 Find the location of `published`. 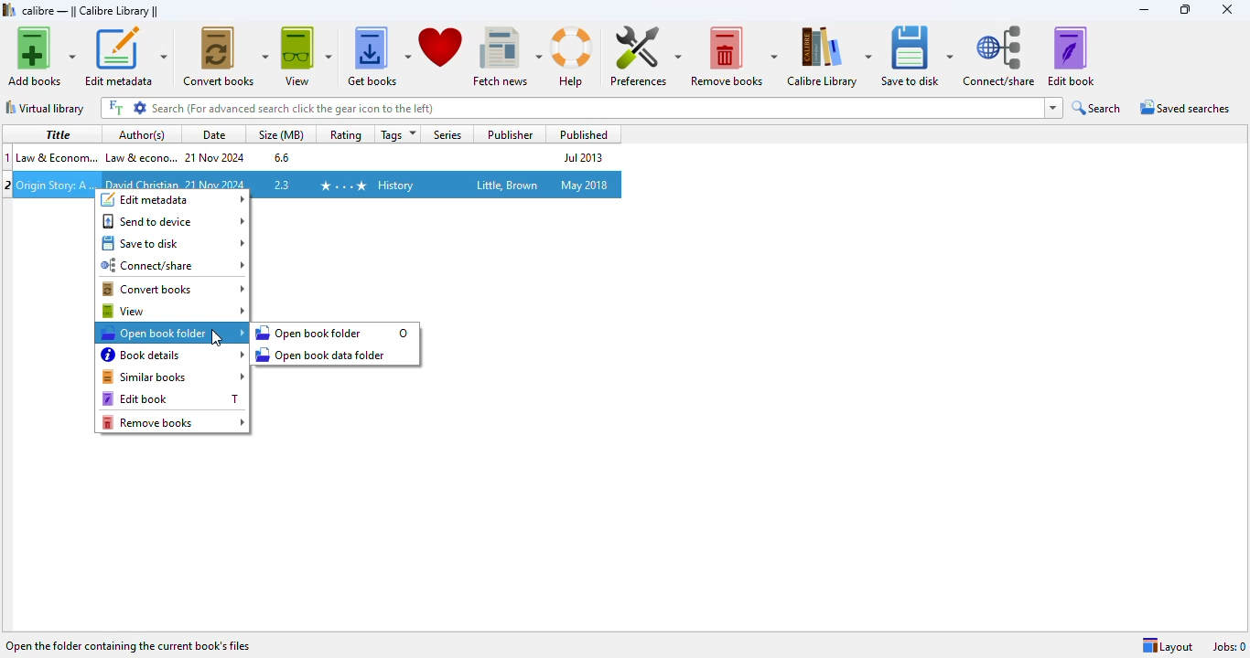

published is located at coordinates (580, 134).